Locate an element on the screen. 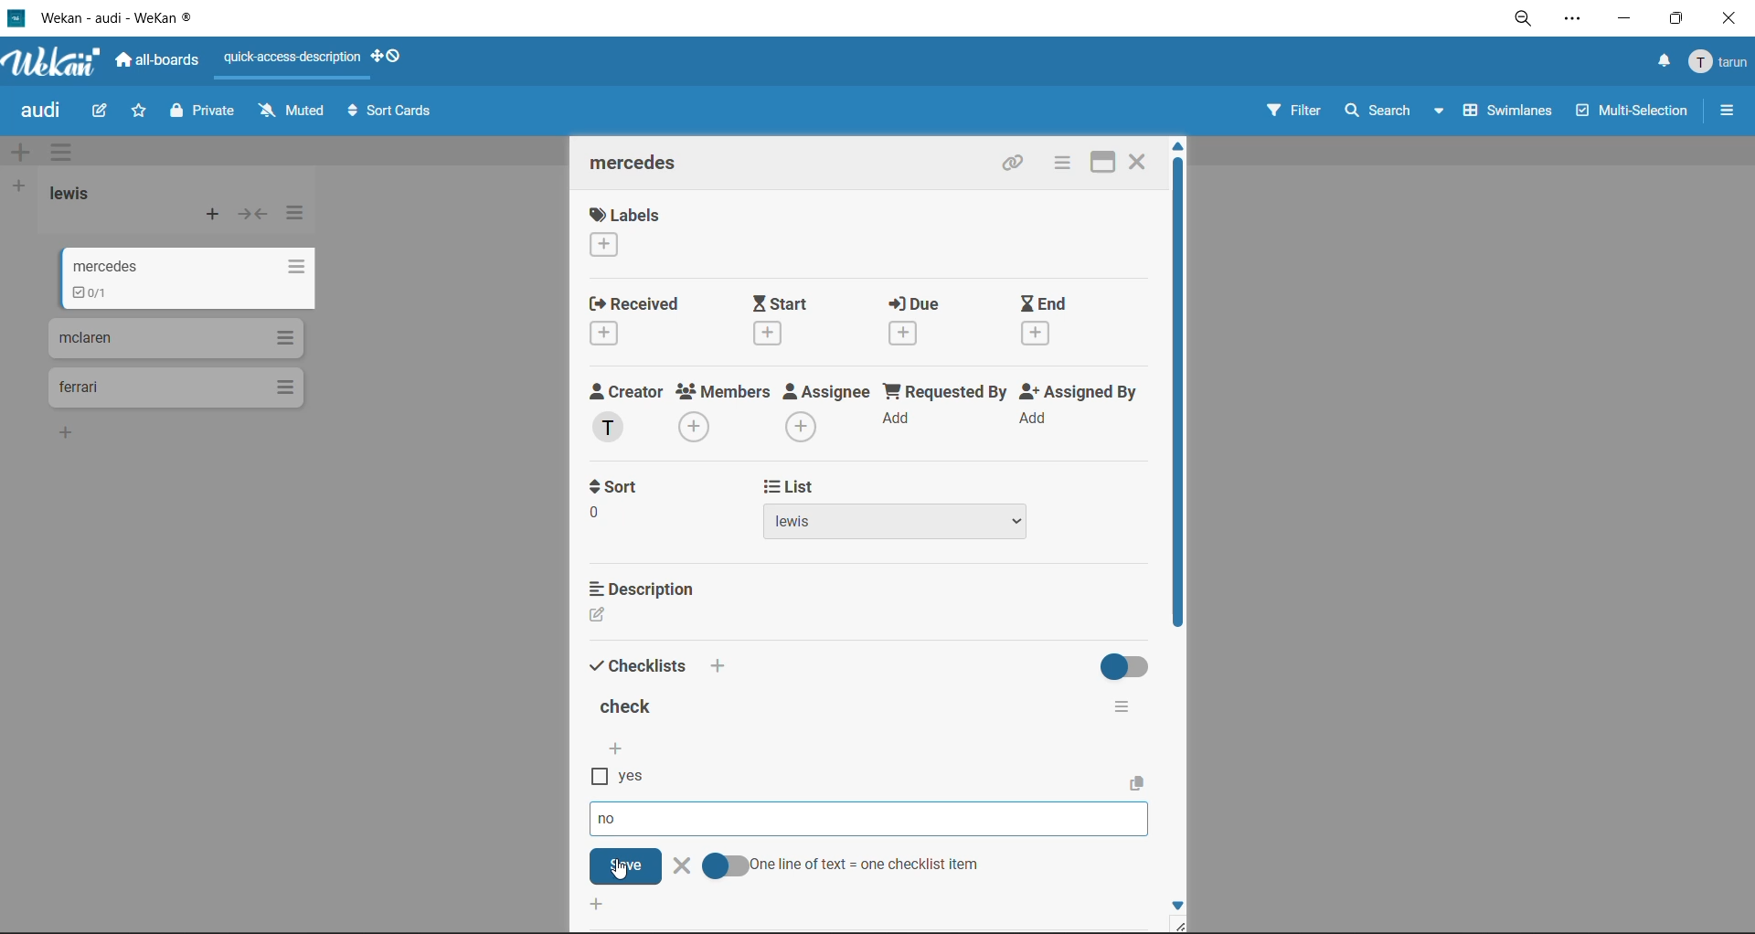 Image resolution: width=1755 pixels, height=934 pixels. muted is located at coordinates (291, 111).